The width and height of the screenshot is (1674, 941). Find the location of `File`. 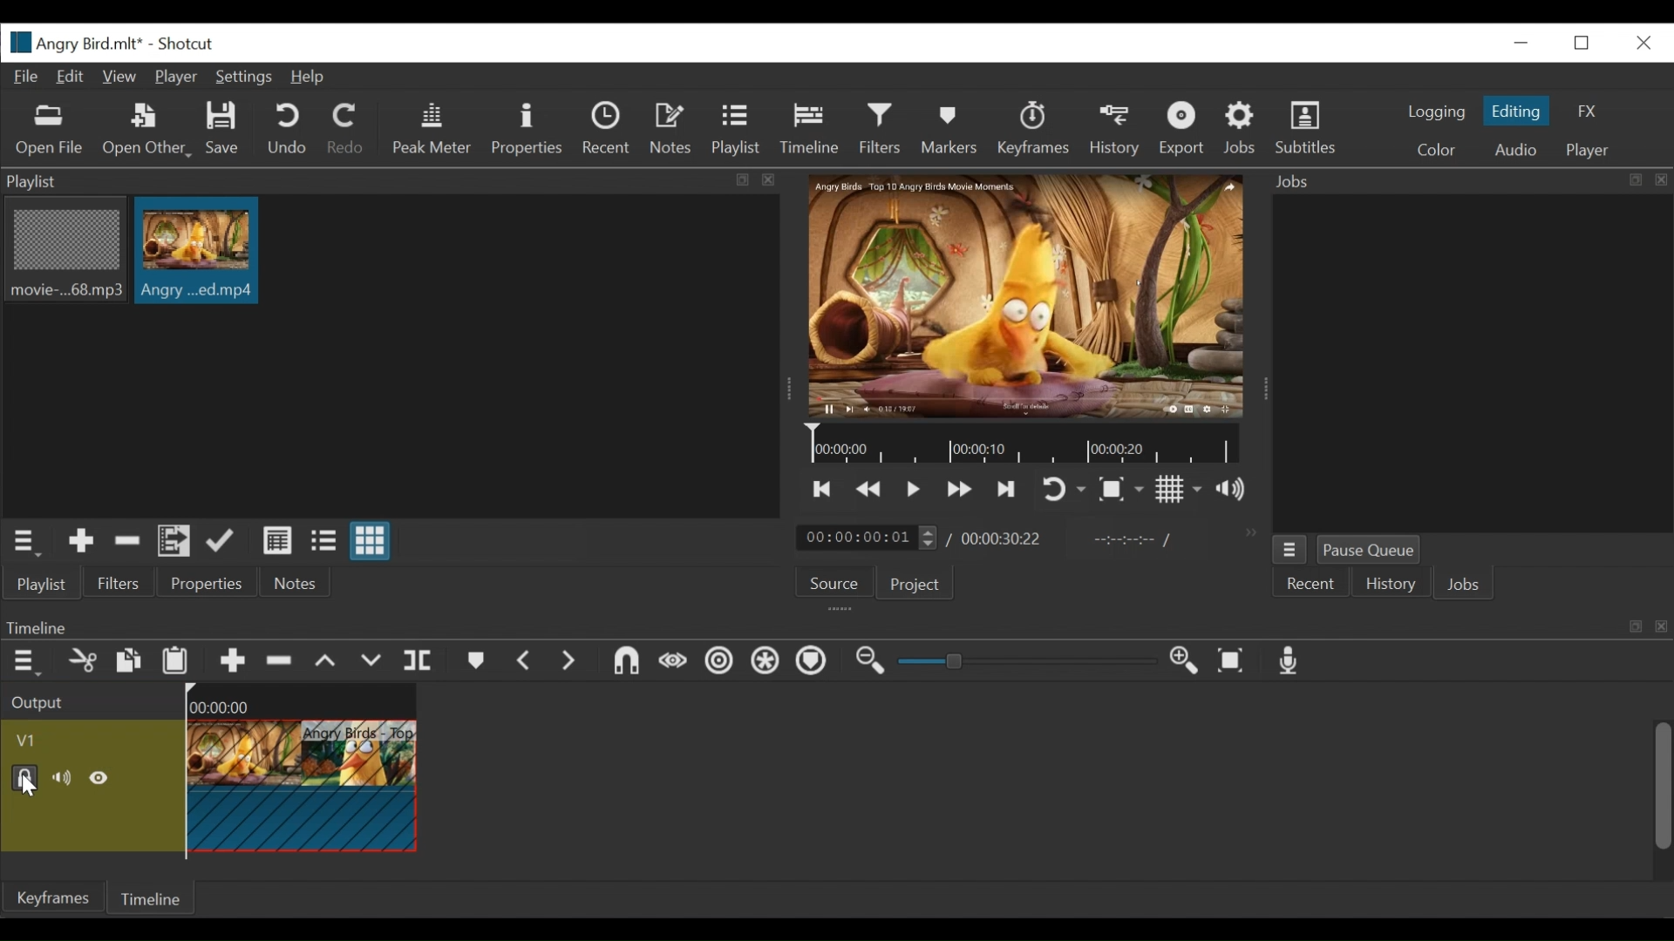

File is located at coordinates (27, 78).